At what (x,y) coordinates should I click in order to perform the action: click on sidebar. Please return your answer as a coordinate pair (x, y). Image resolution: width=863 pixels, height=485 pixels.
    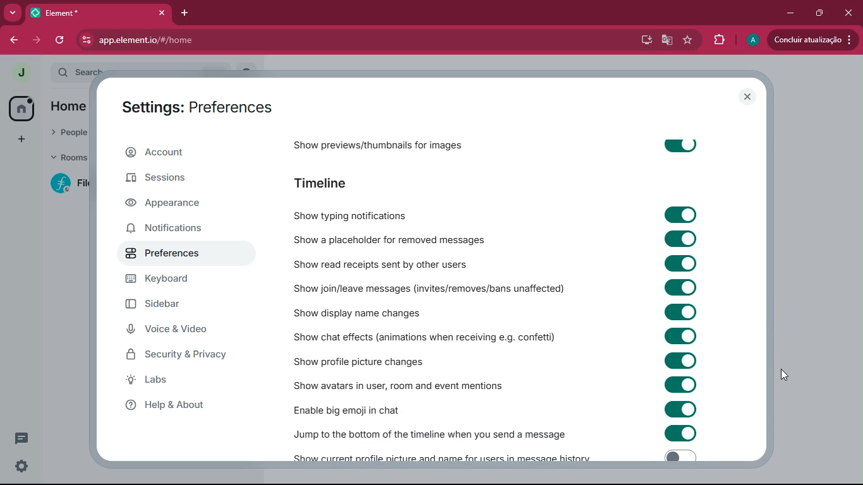
    Looking at the image, I should click on (174, 304).